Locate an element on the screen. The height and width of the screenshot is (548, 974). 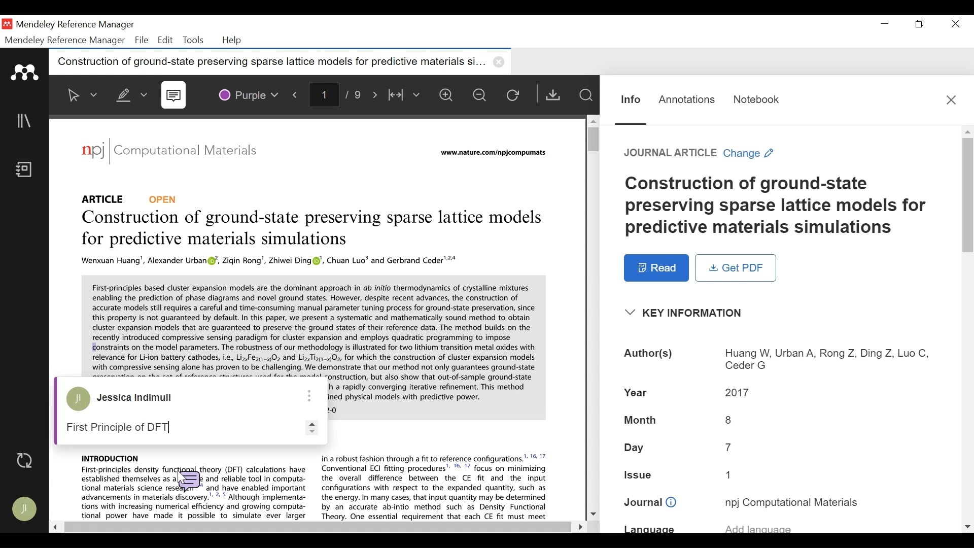
Authors is located at coordinates (780, 359).